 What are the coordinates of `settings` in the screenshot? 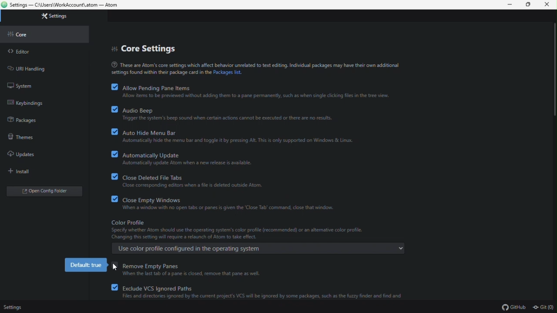 It's located at (14, 306).